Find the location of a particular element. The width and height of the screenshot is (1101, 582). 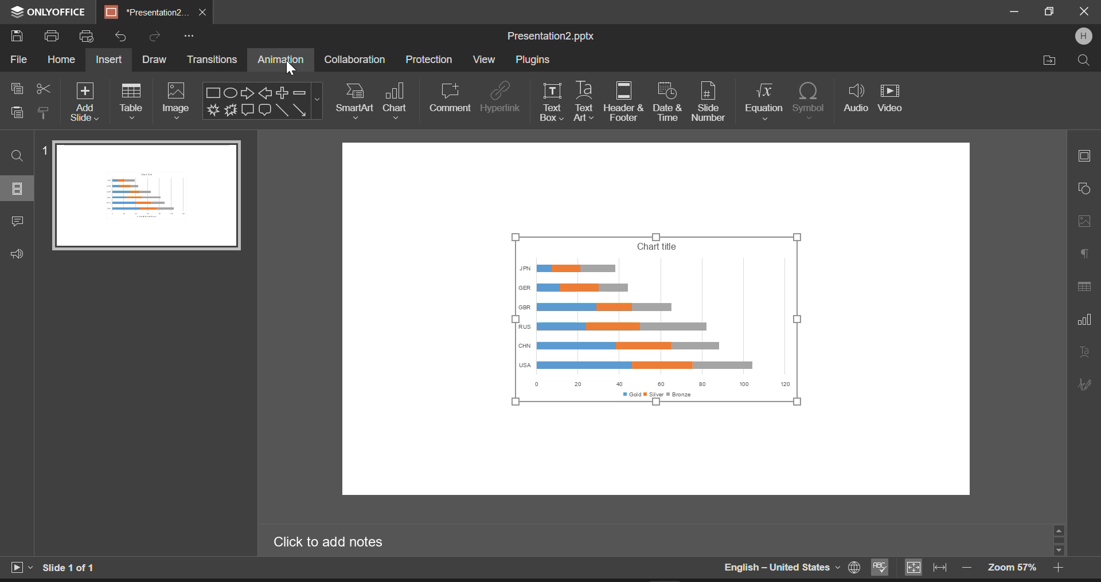

Minimize is located at coordinates (1051, 12).